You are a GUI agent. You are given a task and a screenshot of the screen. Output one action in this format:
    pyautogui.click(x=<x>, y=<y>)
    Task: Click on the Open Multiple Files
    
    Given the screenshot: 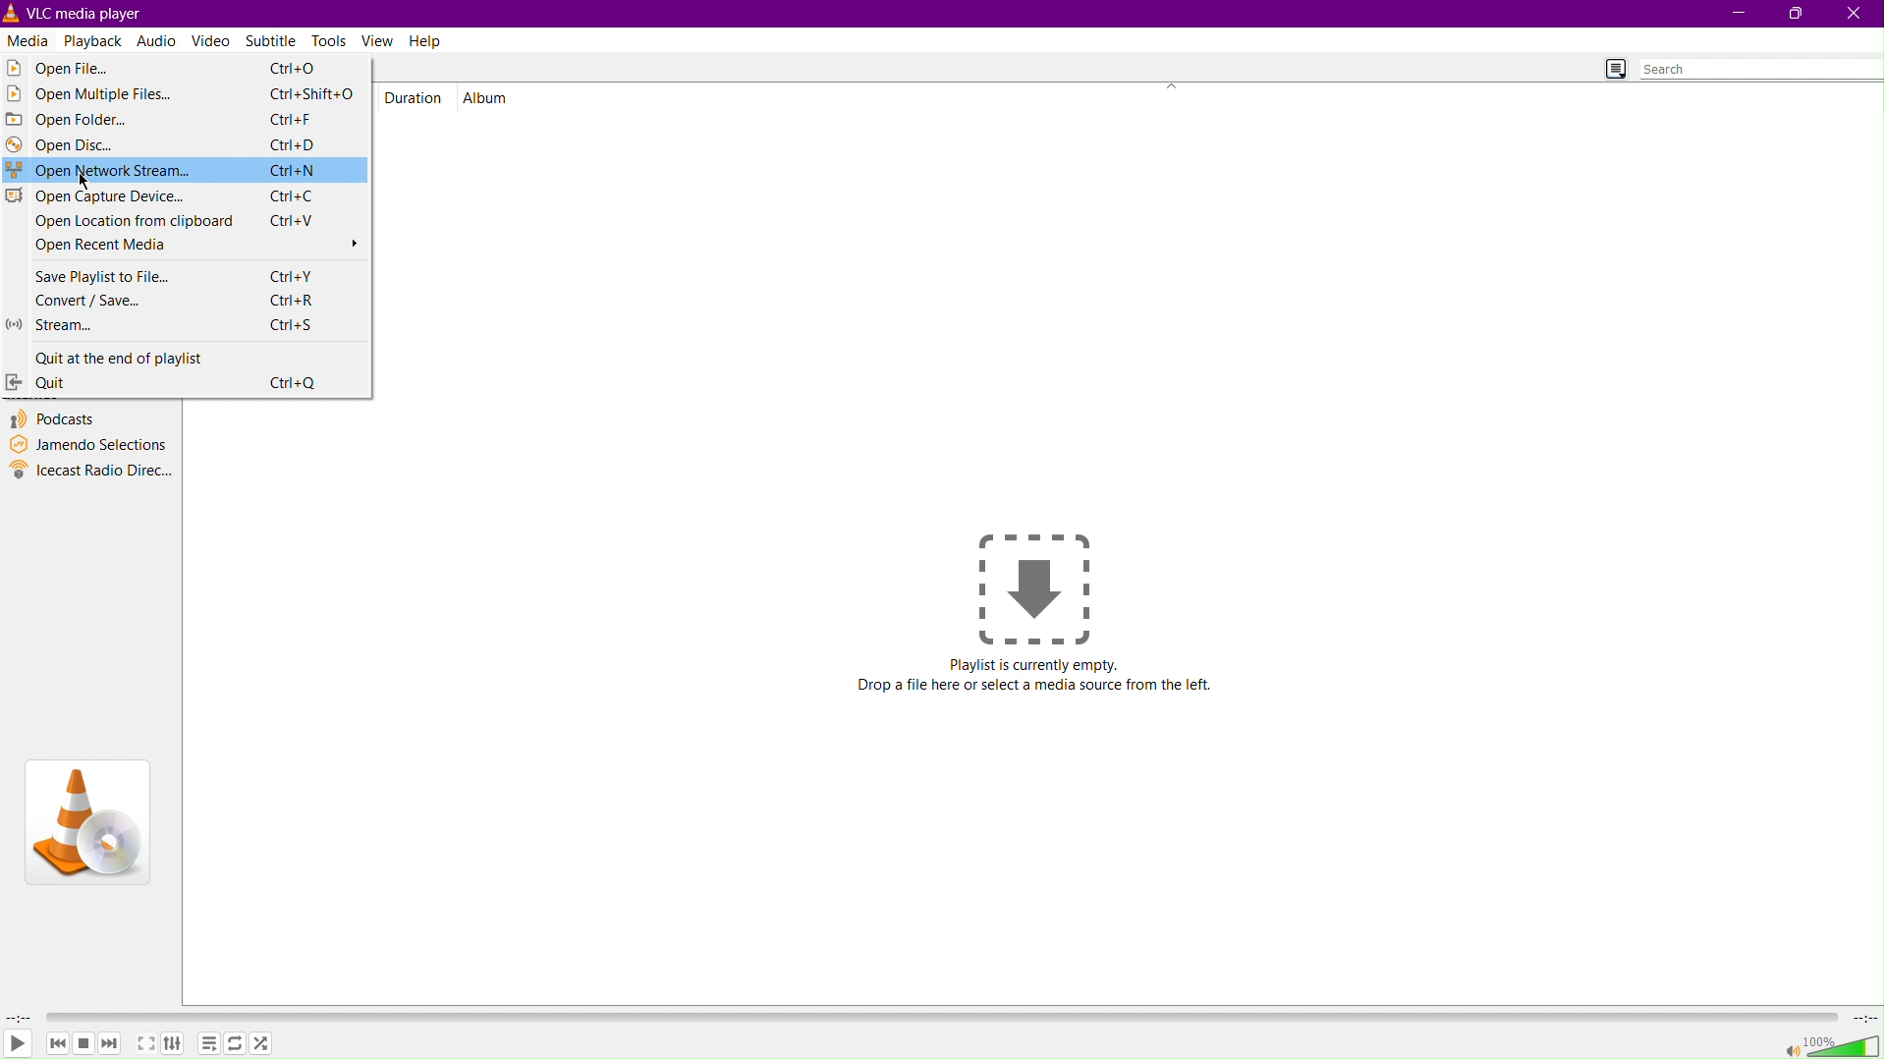 What is the action you would take?
    pyautogui.click(x=92, y=96)
    